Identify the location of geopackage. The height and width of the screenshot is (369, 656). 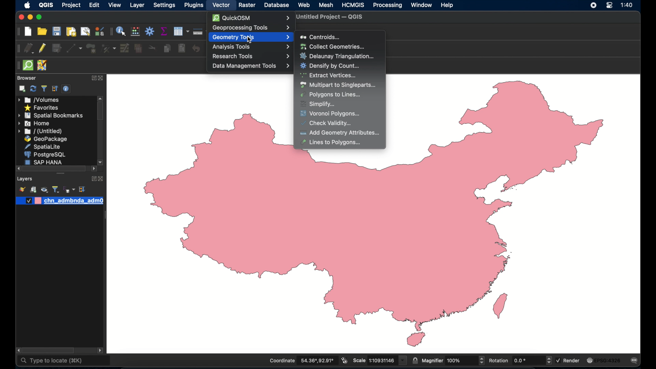
(47, 139).